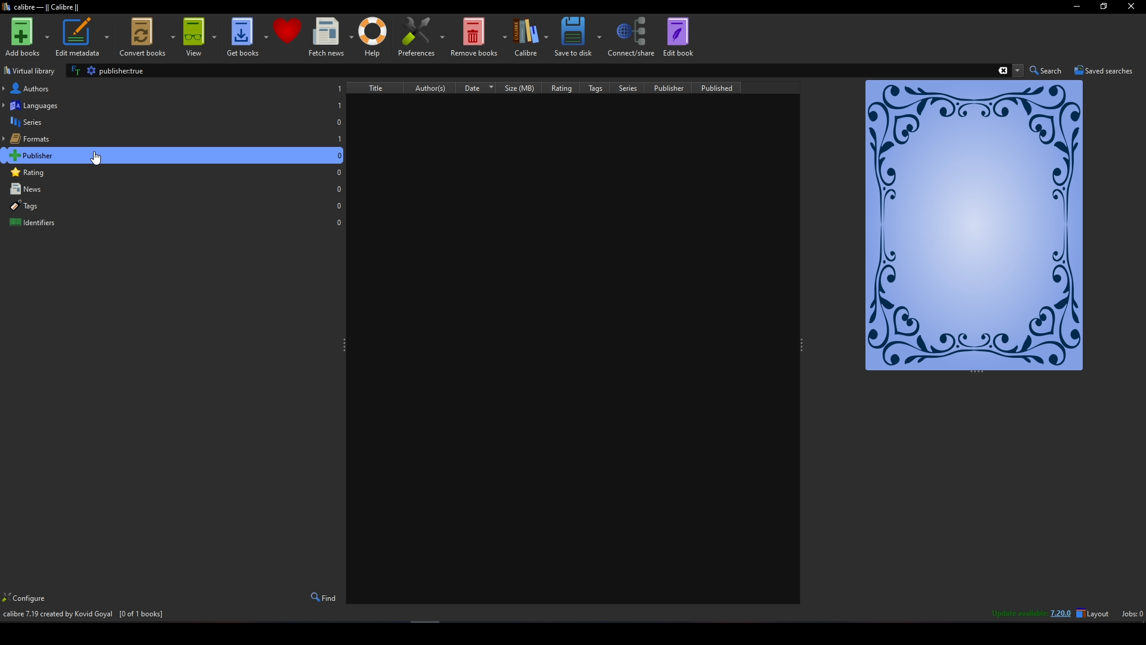 The height and width of the screenshot is (645, 1146). Describe the element at coordinates (421, 36) in the screenshot. I see `Preferences` at that location.